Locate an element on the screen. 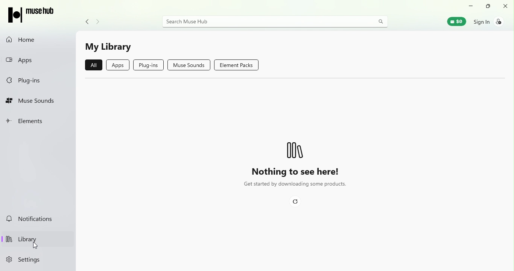 This screenshot has height=271, width=514. Search bar is located at coordinates (276, 22).